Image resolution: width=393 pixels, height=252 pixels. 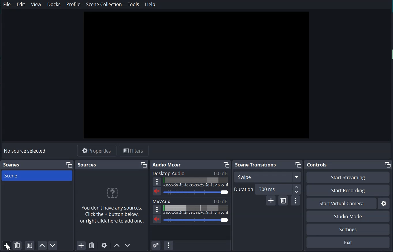 I want to click on Settings, so click(x=384, y=203).